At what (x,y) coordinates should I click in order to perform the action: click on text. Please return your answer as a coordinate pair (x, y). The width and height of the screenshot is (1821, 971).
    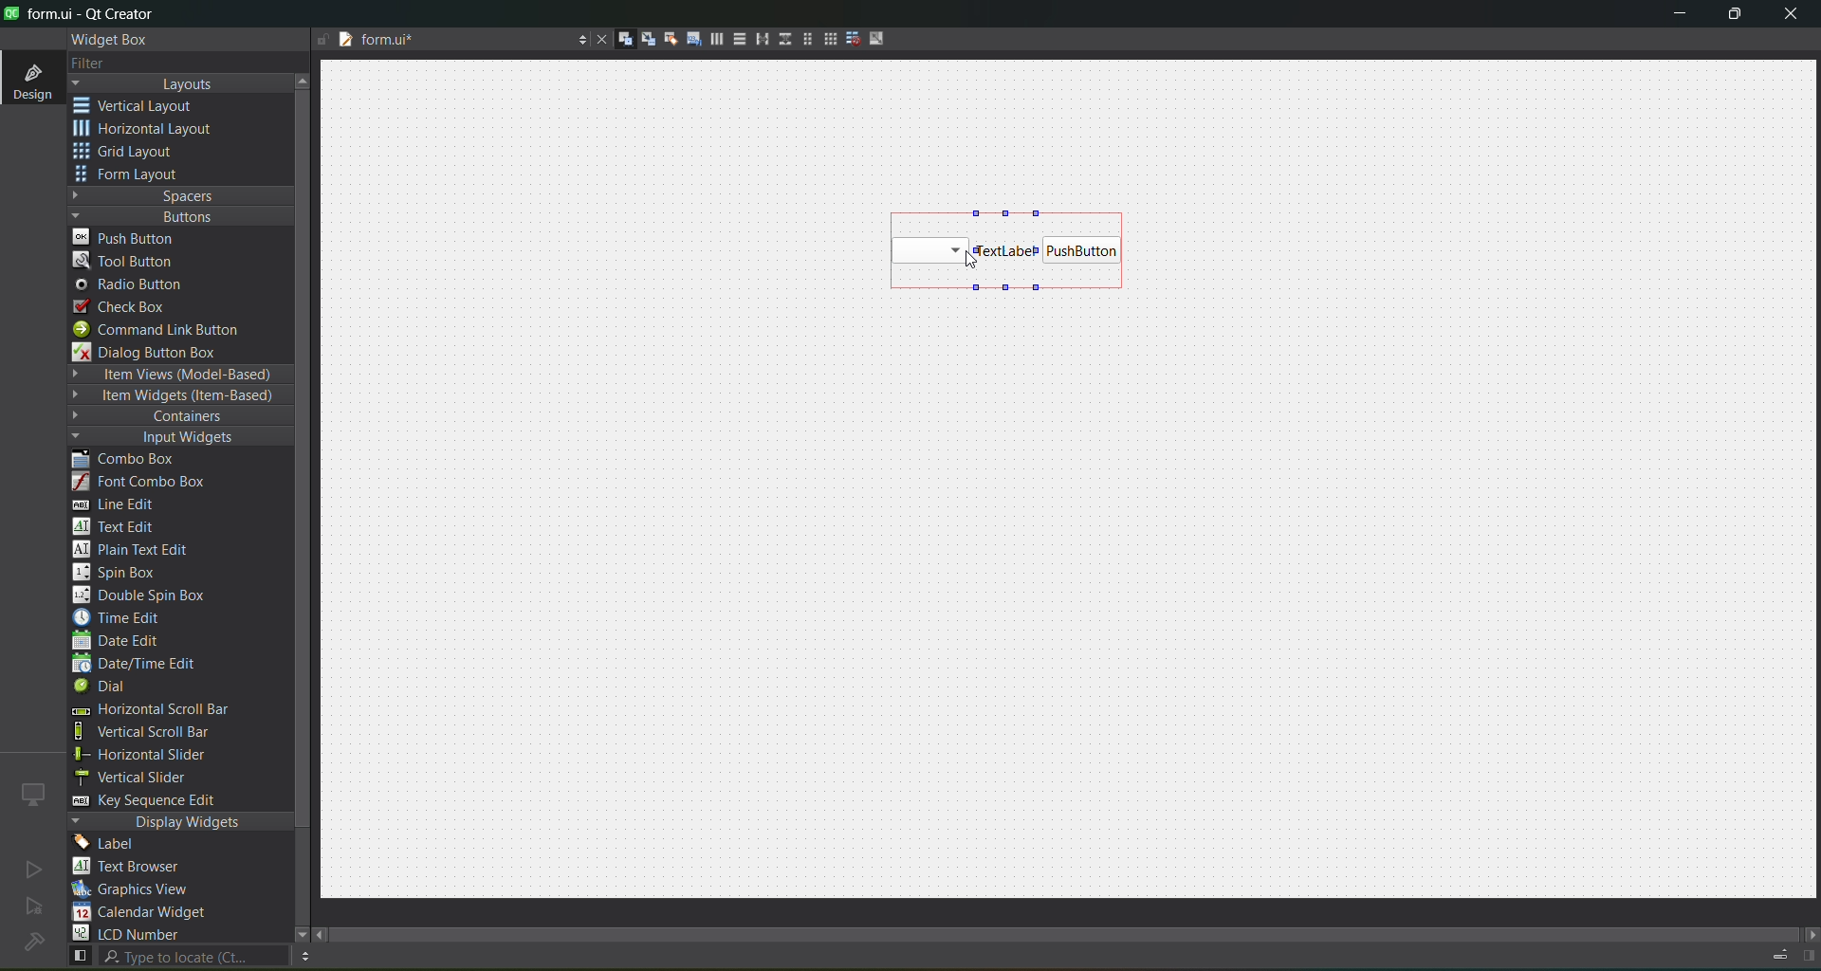
    Looking at the image, I should click on (138, 868).